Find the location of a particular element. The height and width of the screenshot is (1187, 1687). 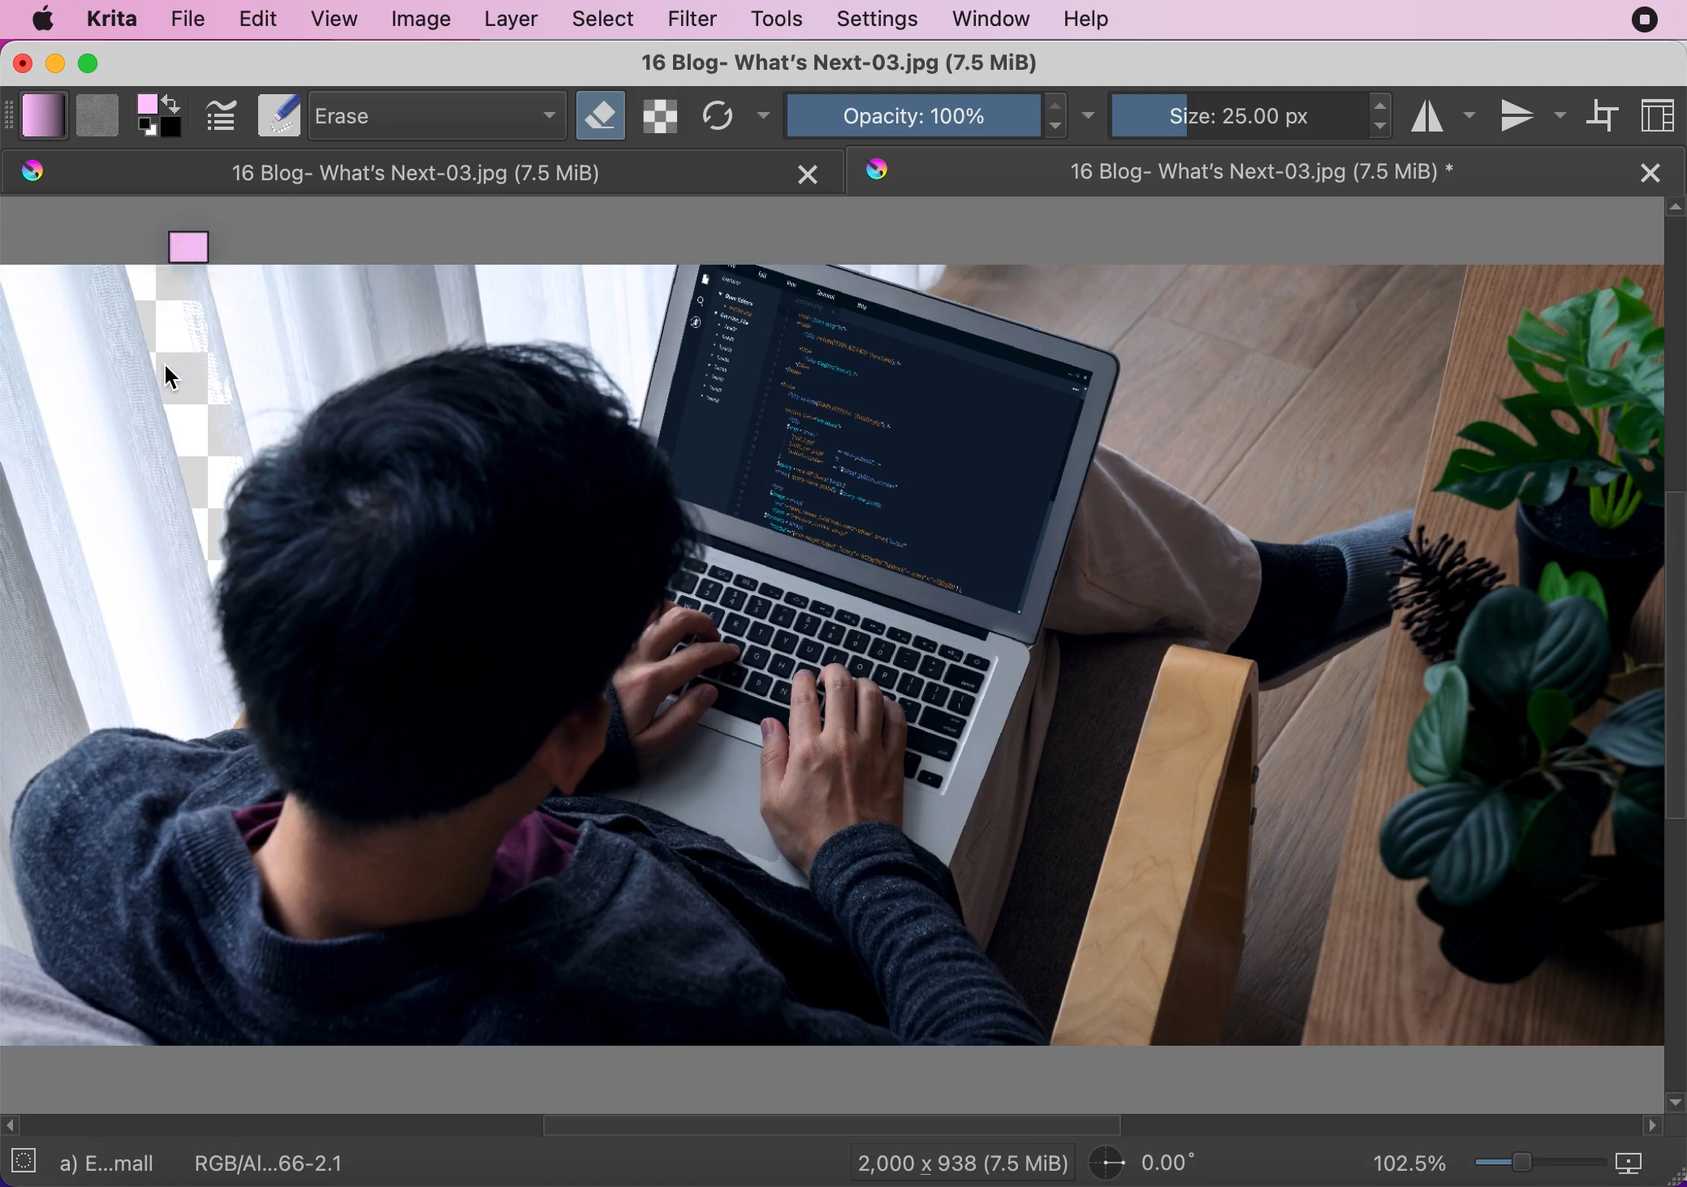

filter is located at coordinates (698, 21).